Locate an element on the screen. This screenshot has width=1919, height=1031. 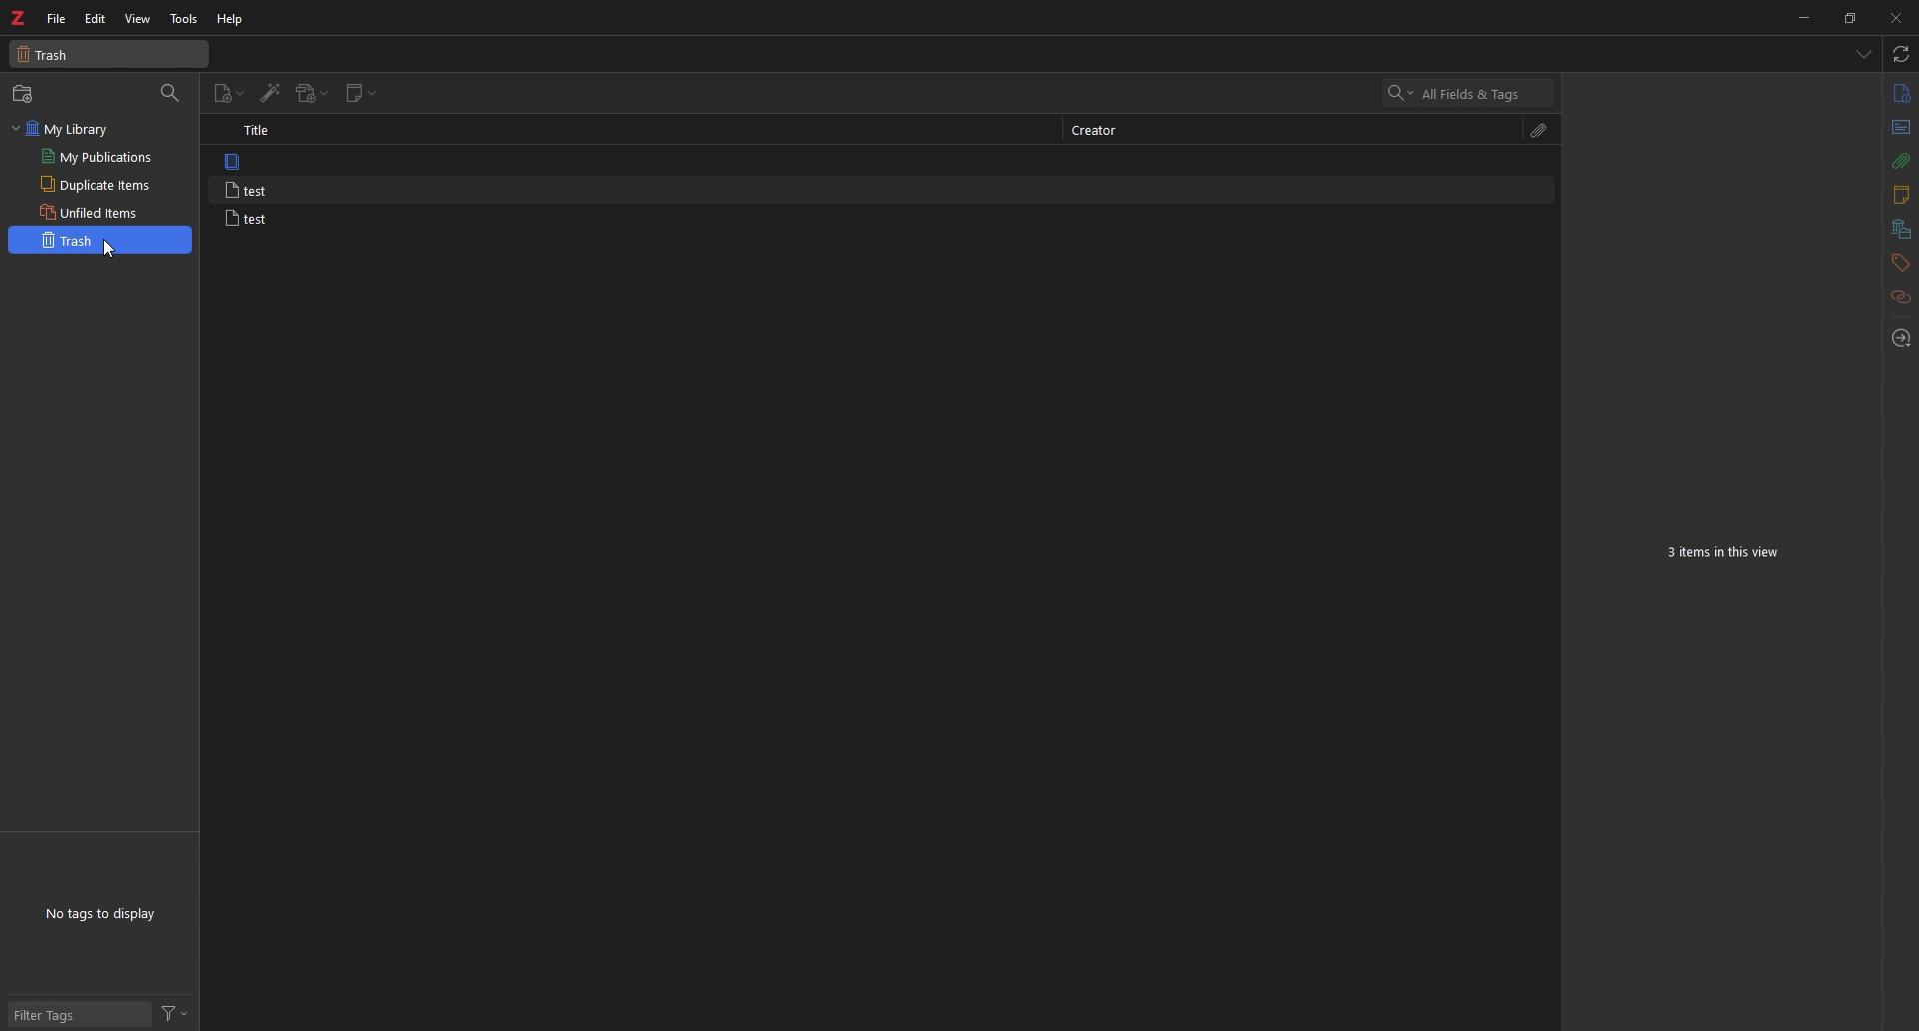
Filter is located at coordinates (177, 1013).